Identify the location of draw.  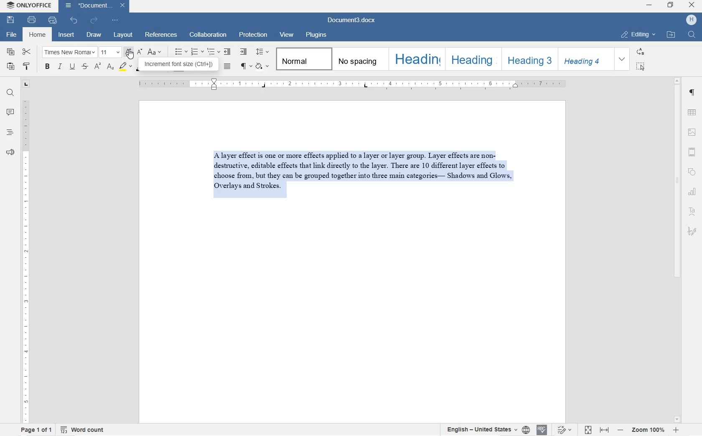
(94, 35).